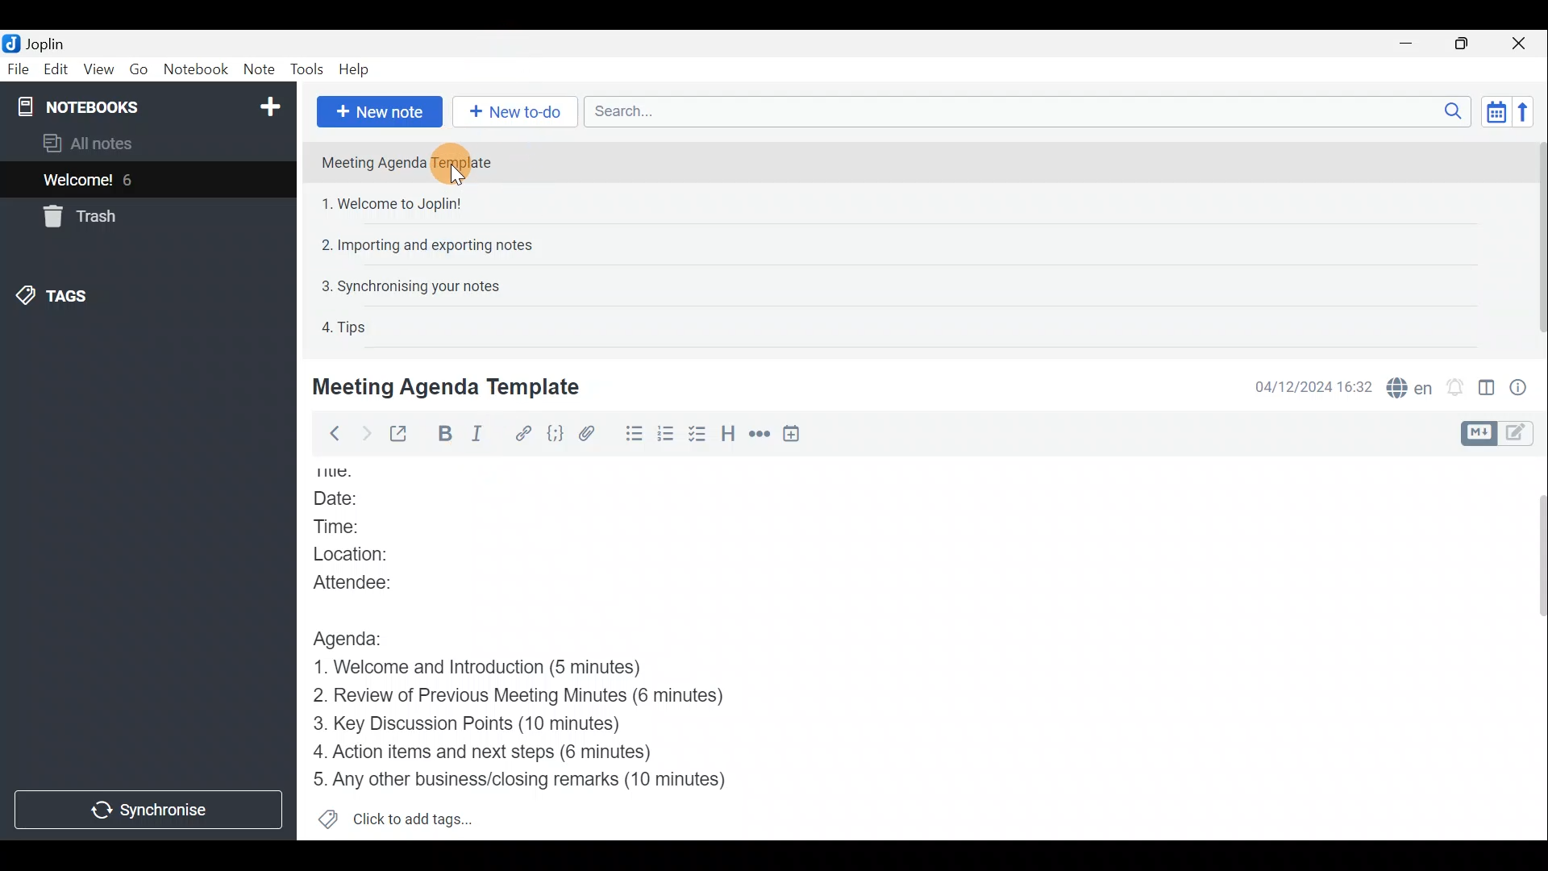 The image size is (1548, 871). What do you see at coordinates (403, 435) in the screenshot?
I see `Toggle external editing` at bounding box center [403, 435].